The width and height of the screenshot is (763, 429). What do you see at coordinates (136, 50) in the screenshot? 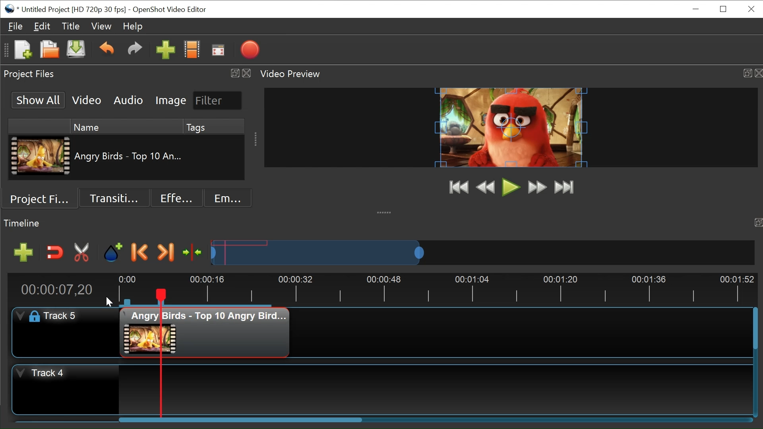
I see `Redo` at bounding box center [136, 50].